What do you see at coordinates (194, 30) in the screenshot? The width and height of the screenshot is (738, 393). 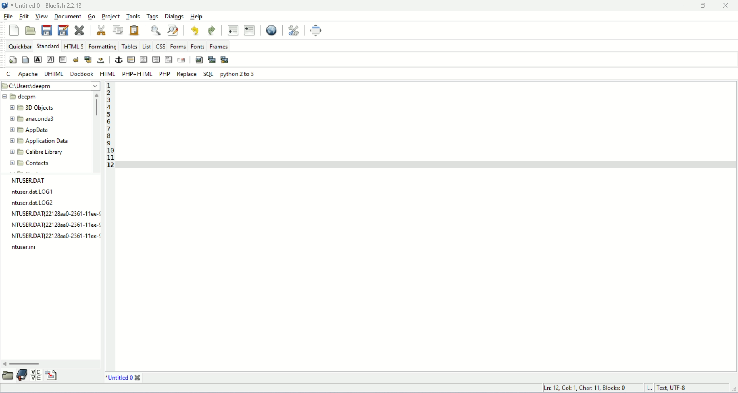 I see `undo` at bounding box center [194, 30].